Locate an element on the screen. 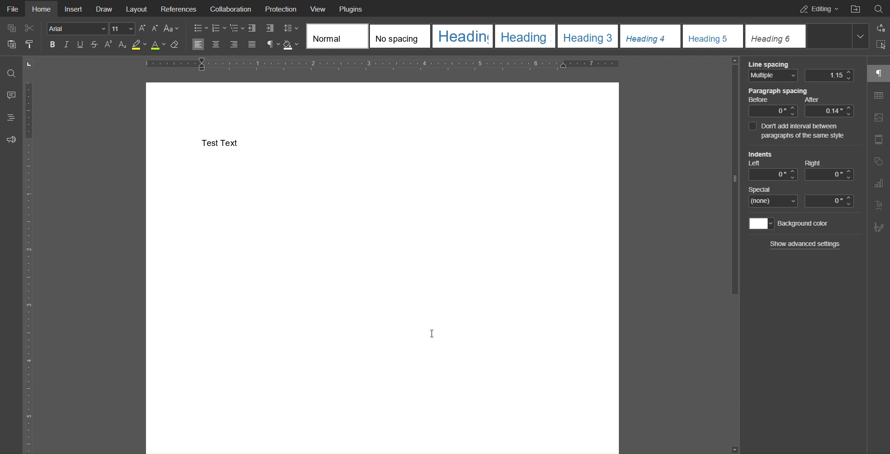 This screenshot has width=890, height=454. View is located at coordinates (319, 8).